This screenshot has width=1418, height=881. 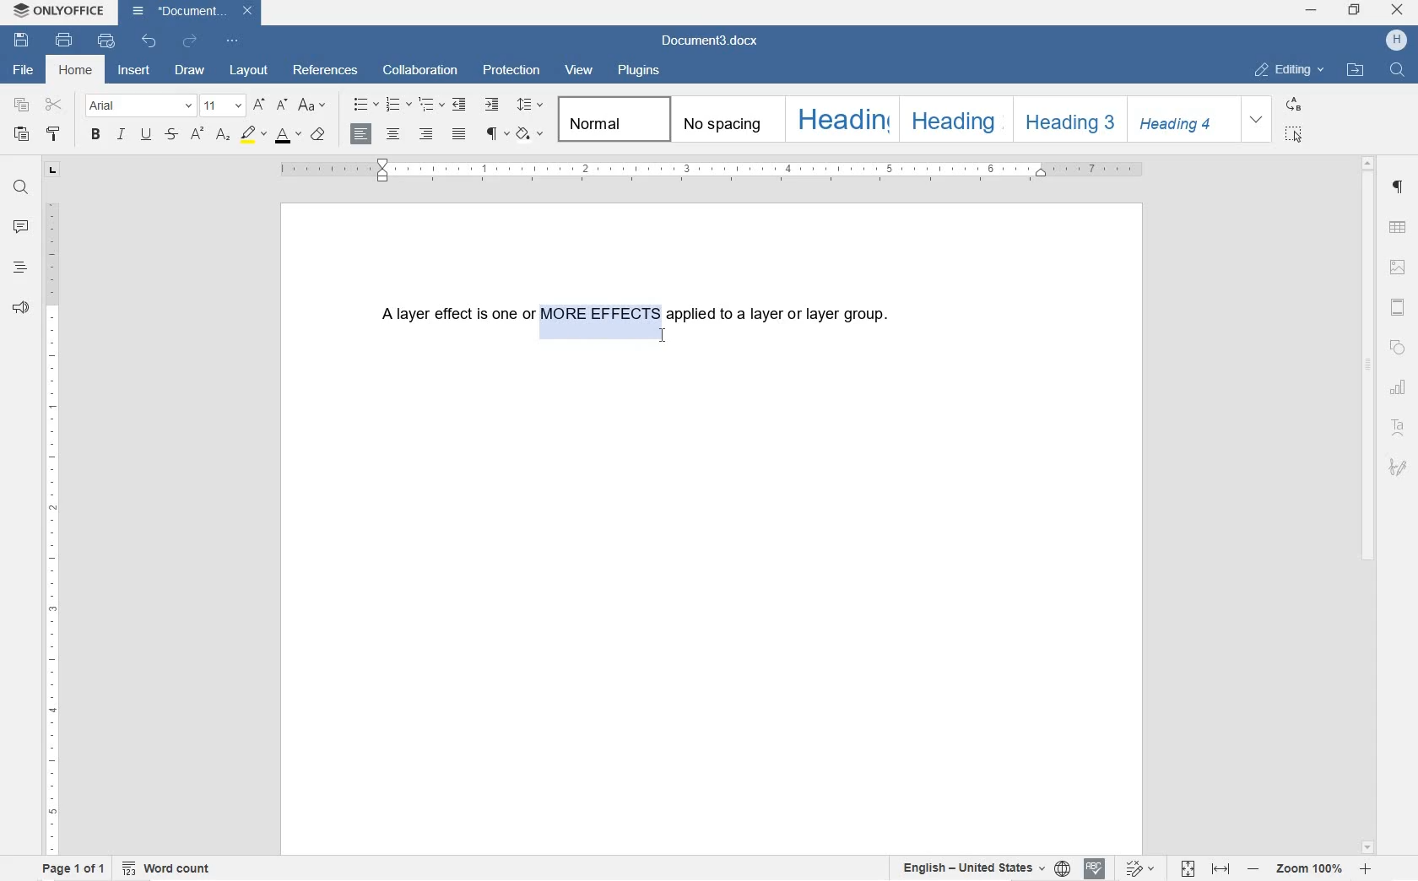 I want to click on NORMAL, so click(x=611, y=119).